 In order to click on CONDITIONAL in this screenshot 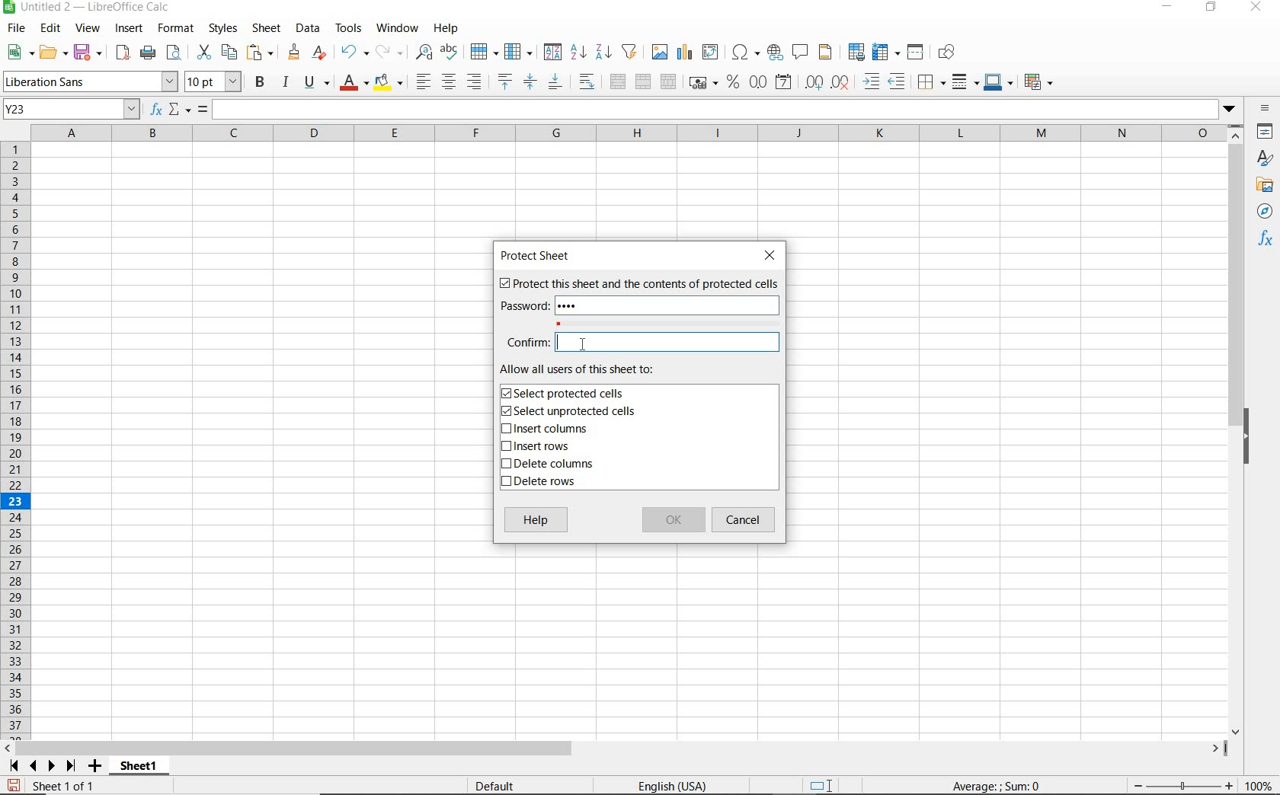, I will do `click(1038, 81)`.